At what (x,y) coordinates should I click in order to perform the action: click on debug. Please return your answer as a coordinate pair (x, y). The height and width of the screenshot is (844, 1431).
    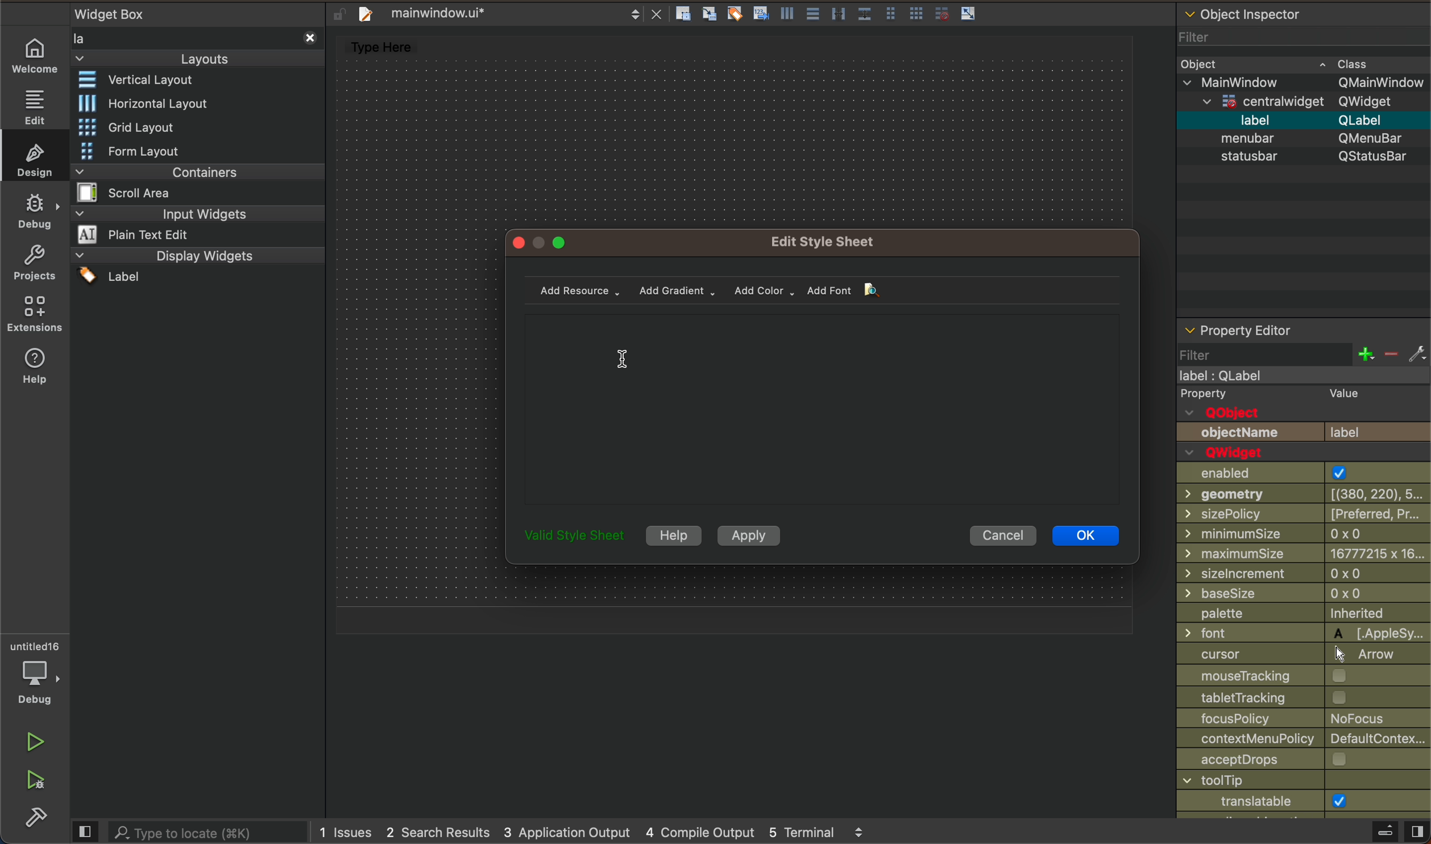
    Looking at the image, I should click on (38, 214).